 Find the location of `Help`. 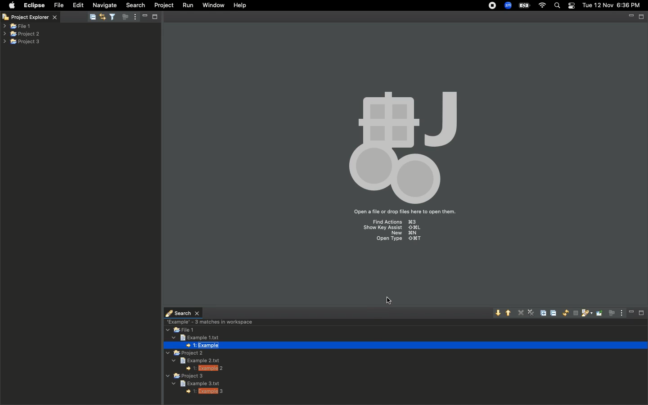

Help is located at coordinates (241, 5).